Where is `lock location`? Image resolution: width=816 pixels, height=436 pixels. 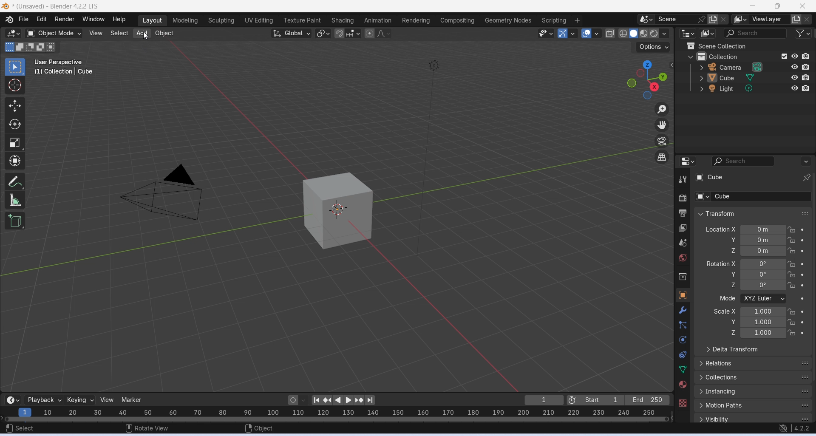 lock location is located at coordinates (791, 240).